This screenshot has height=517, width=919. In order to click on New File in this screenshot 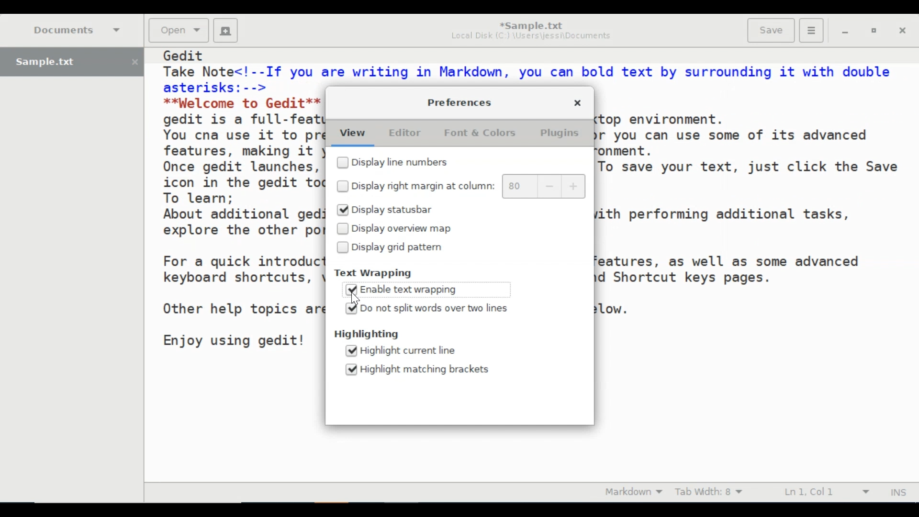, I will do `click(224, 31)`.